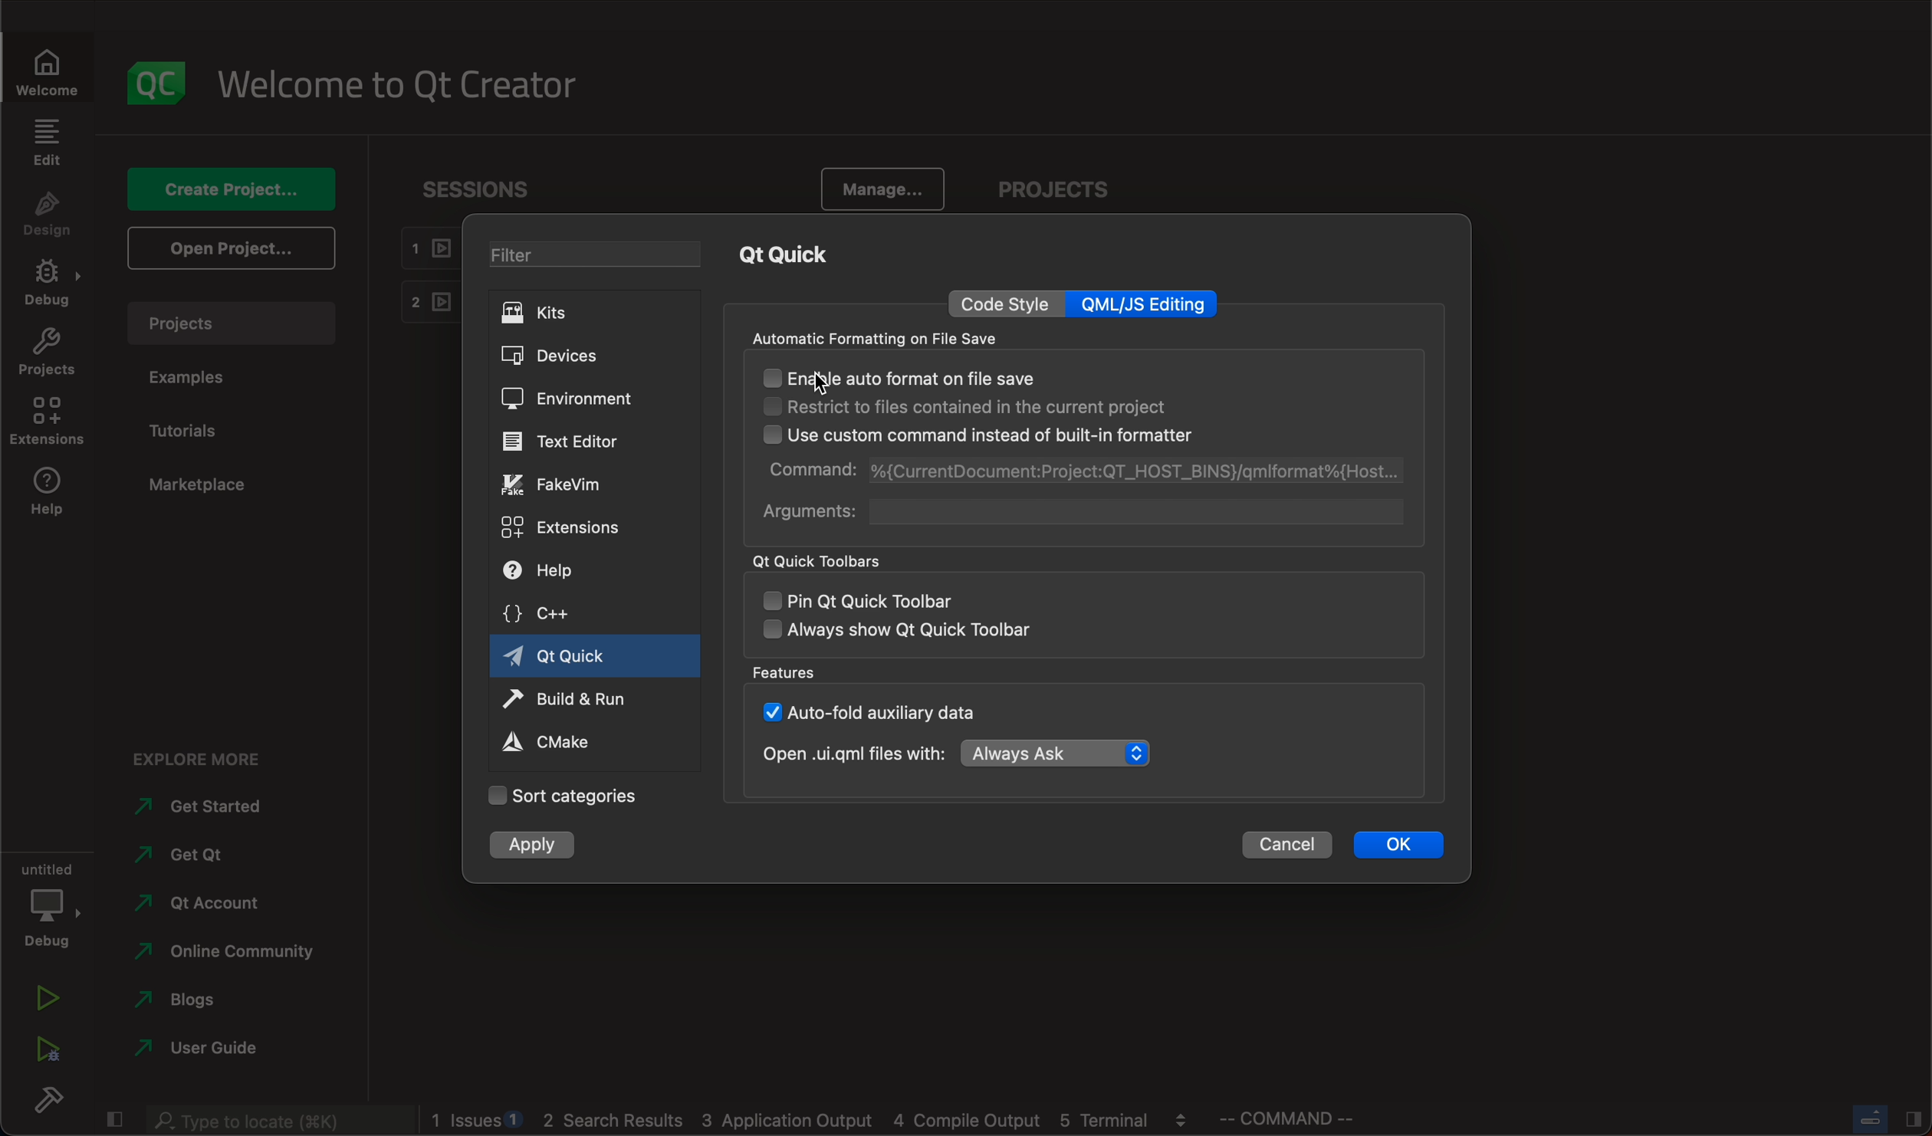  I want to click on c++, so click(554, 614).